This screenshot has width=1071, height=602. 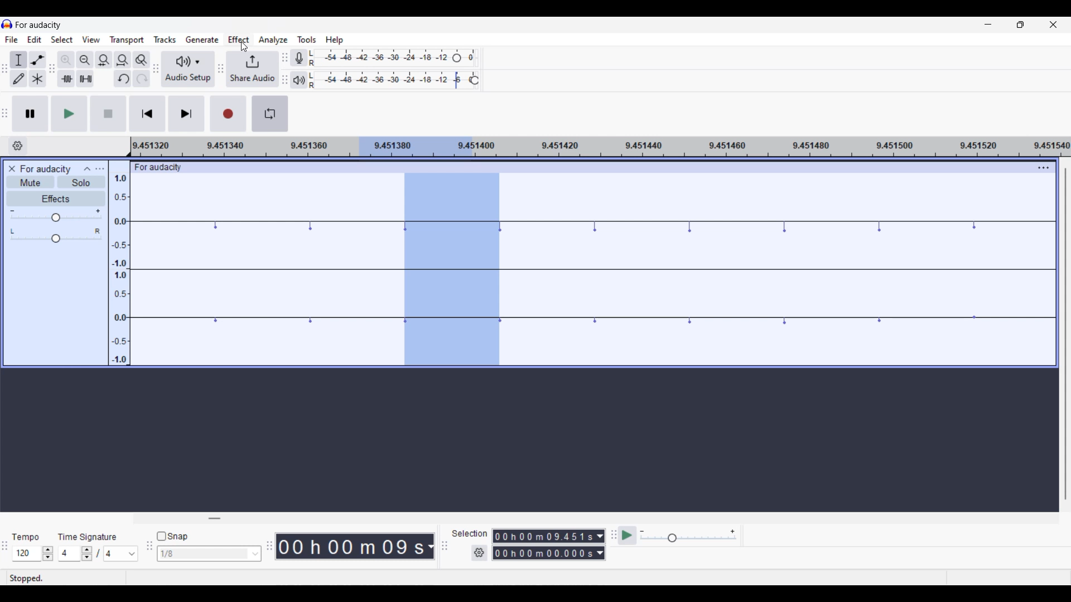 I want to click on Current project, so click(x=45, y=169).